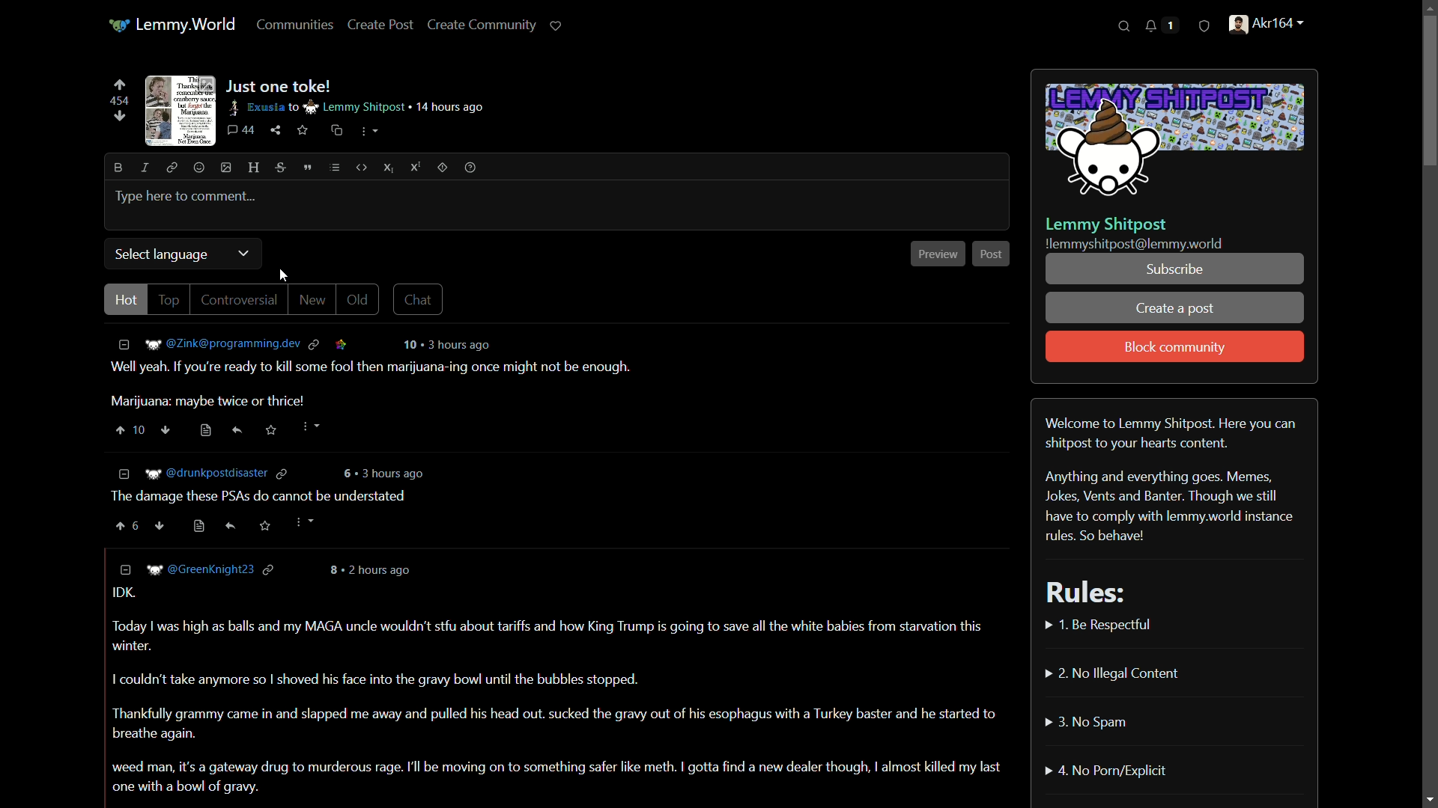 This screenshot has width=1438, height=808. Describe the element at coordinates (264, 527) in the screenshot. I see `save` at that location.